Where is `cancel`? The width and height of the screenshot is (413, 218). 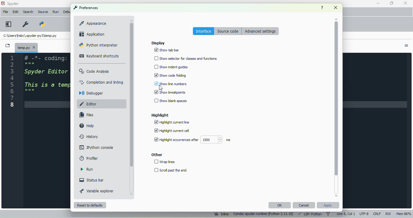
cancel is located at coordinates (304, 205).